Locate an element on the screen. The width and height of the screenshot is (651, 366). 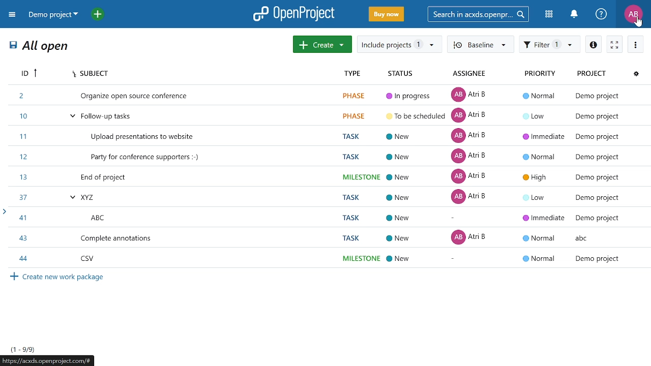
Buy Now is located at coordinates (387, 15).